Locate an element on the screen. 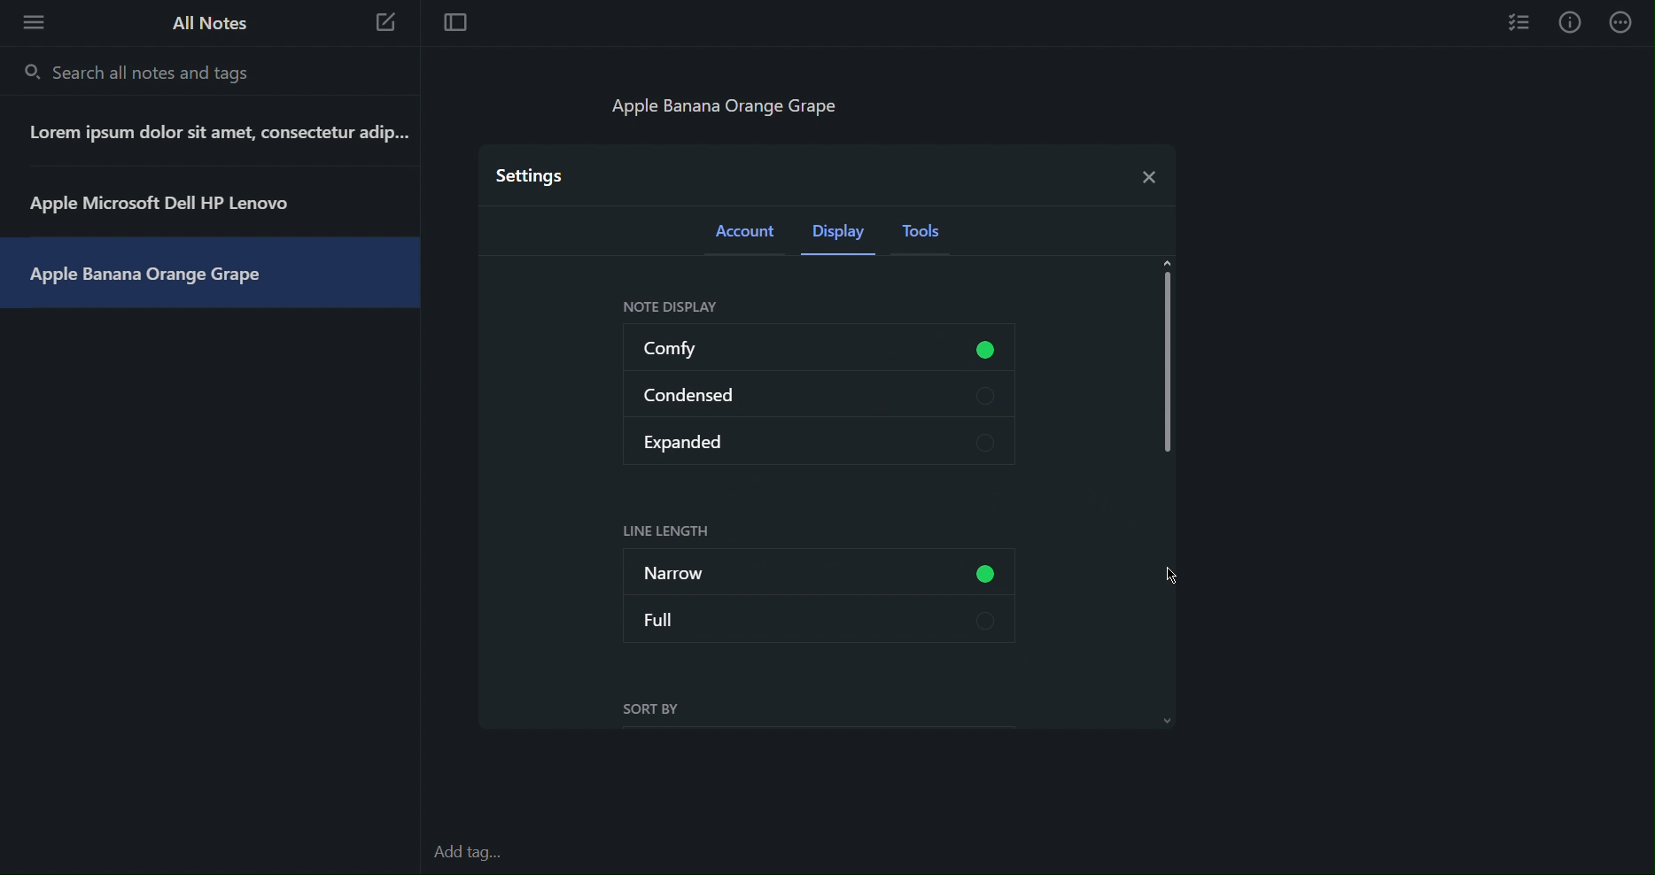 The height and width of the screenshot is (875, 1655). Lorem ipsum dolor sit amet, consectetur adip... is located at coordinates (227, 138).